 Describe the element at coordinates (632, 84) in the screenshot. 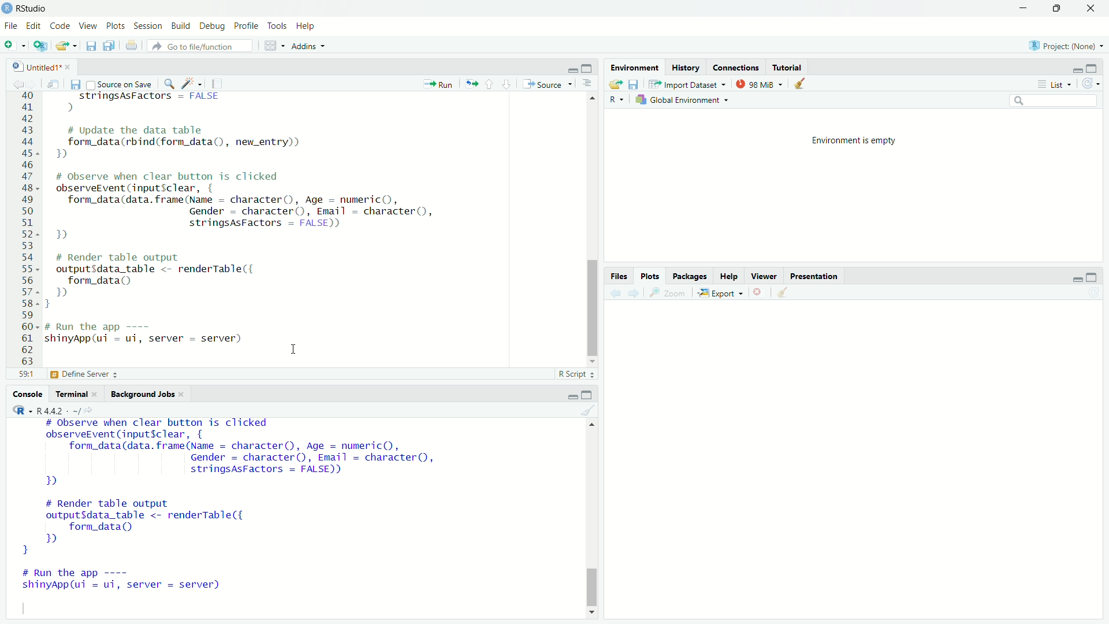

I see `save workspace as` at that location.